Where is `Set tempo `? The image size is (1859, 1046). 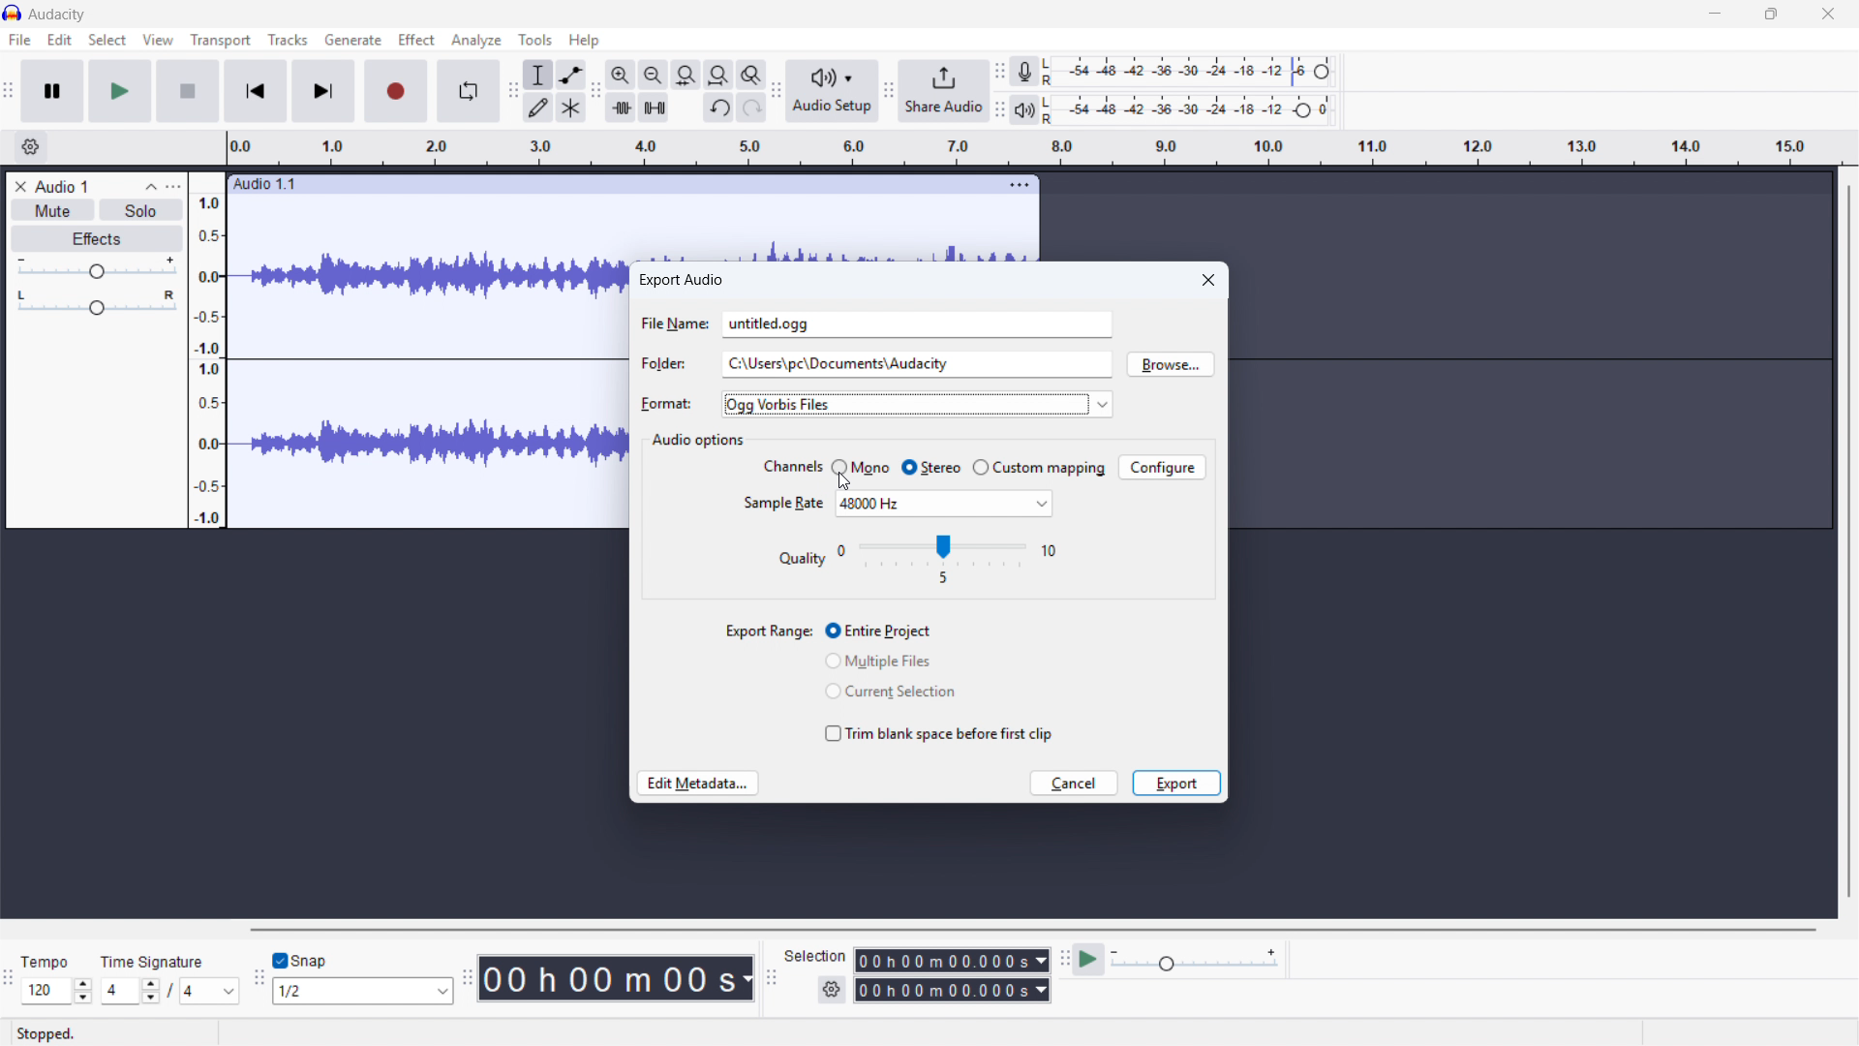
Set tempo  is located at coordinates (56, 992).